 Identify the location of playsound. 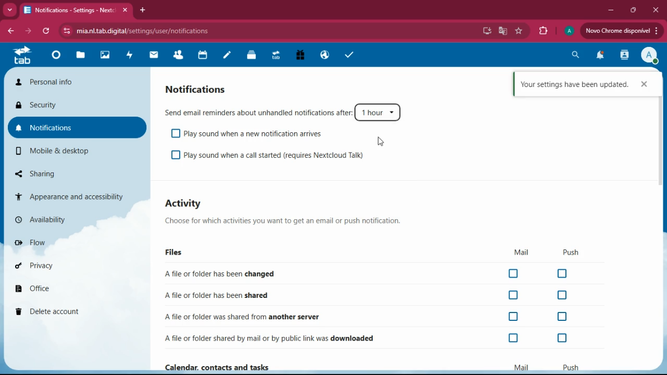
(258, 133).